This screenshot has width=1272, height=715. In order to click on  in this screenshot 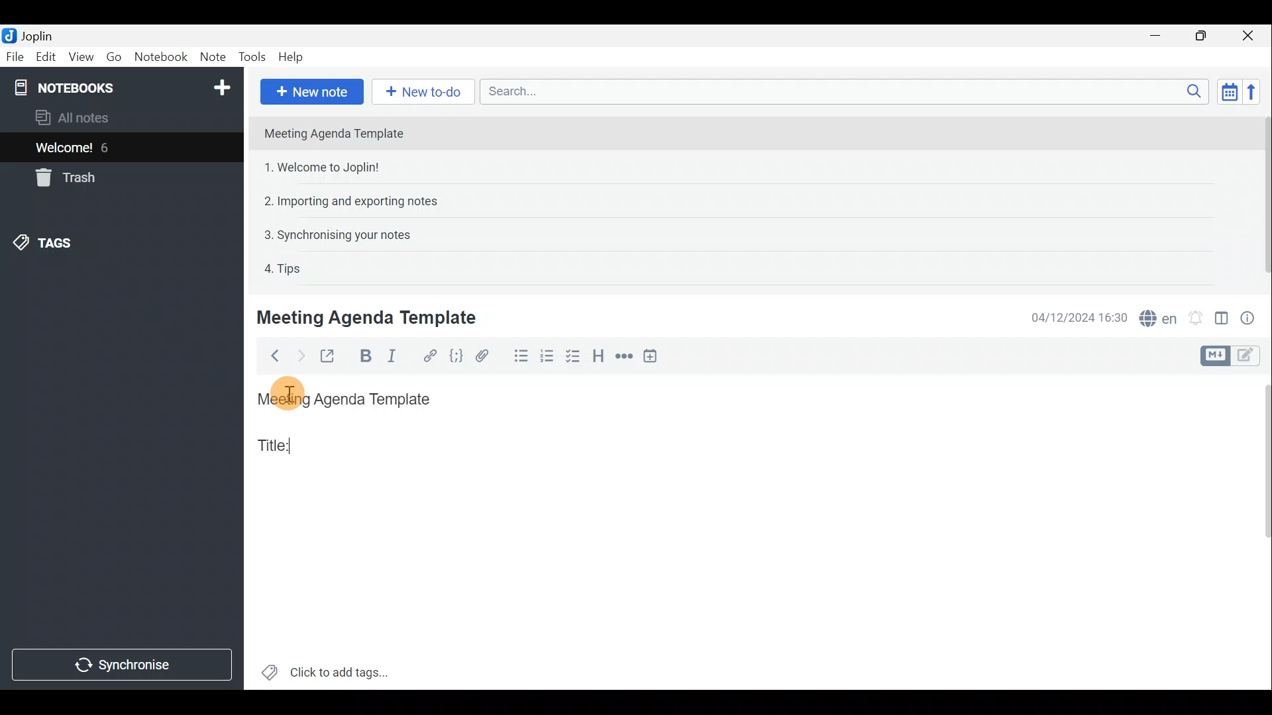, I will do `click(285, 394)`.